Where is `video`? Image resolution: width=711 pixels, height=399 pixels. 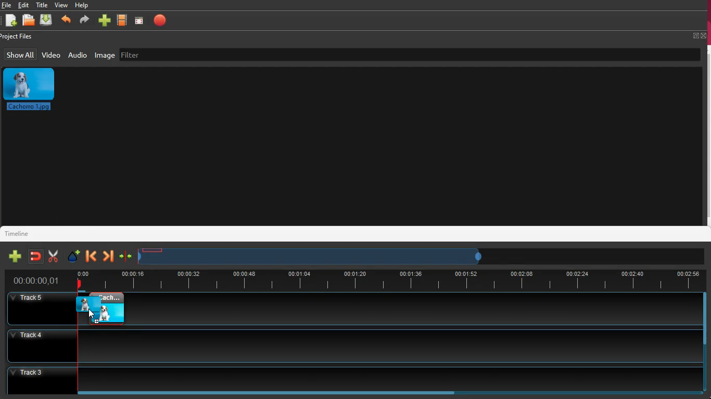 video is located at coordinates (123, 21).